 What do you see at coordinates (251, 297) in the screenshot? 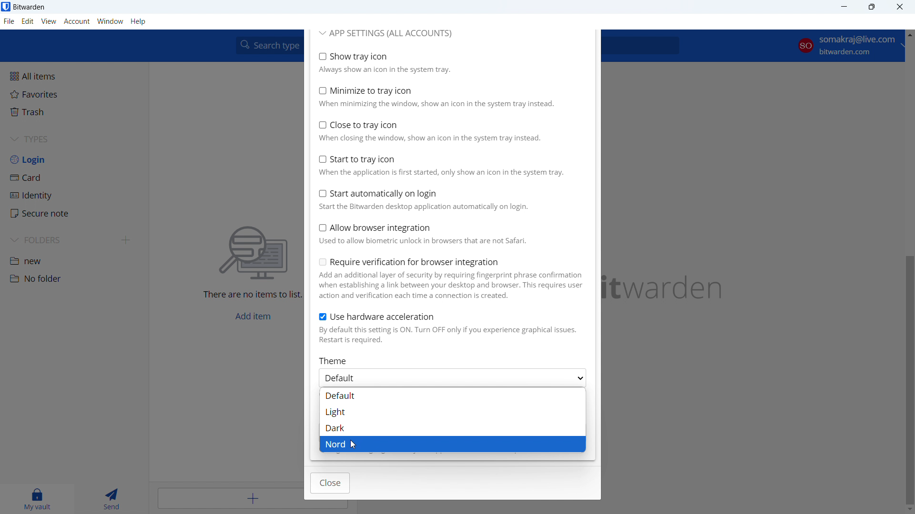
I see `There are no items to list.` at bounding box center [251, 297].